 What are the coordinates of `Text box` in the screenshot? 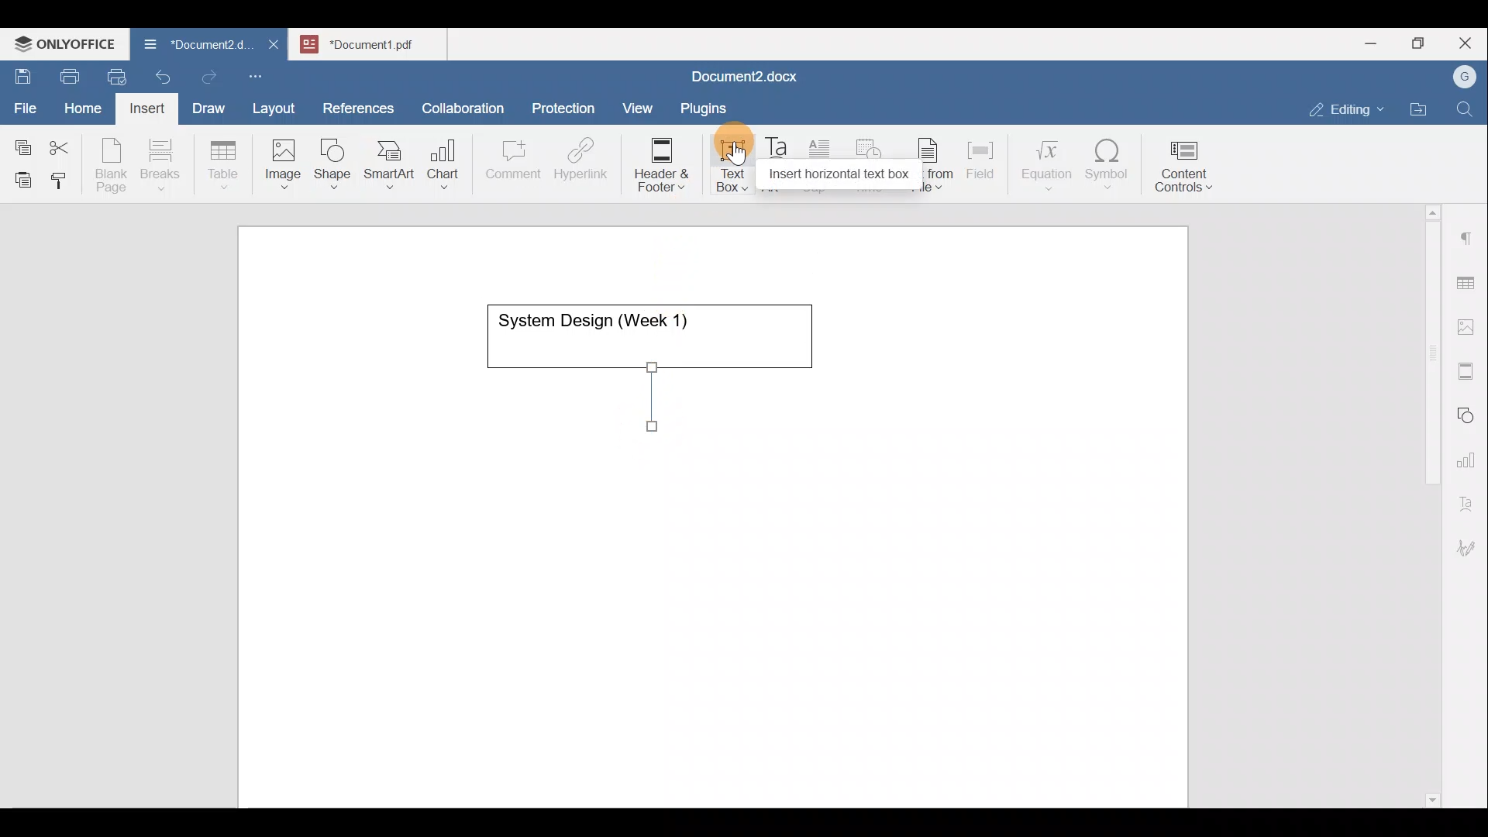 It's located at (722, 166).